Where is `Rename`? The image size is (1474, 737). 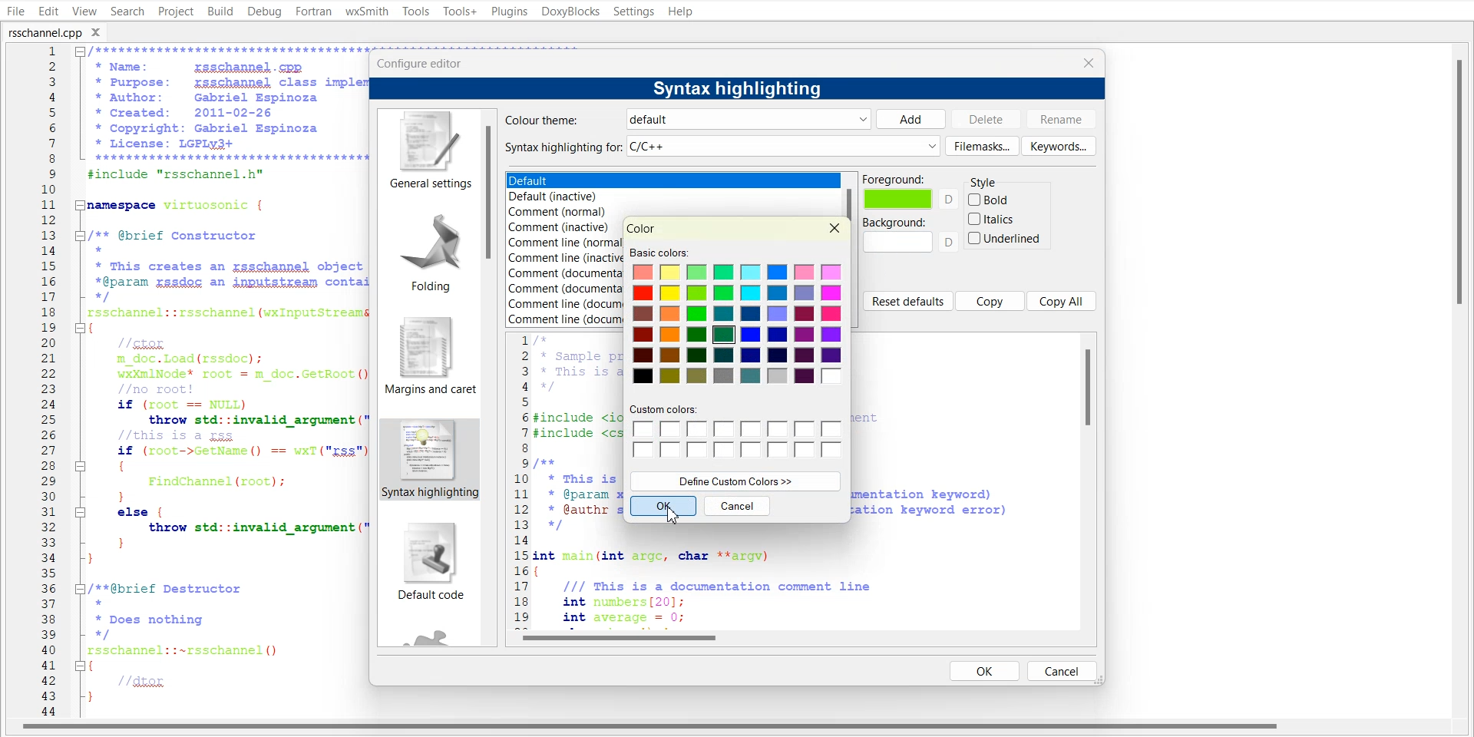
Rename is located at coordinates (1062, 119).